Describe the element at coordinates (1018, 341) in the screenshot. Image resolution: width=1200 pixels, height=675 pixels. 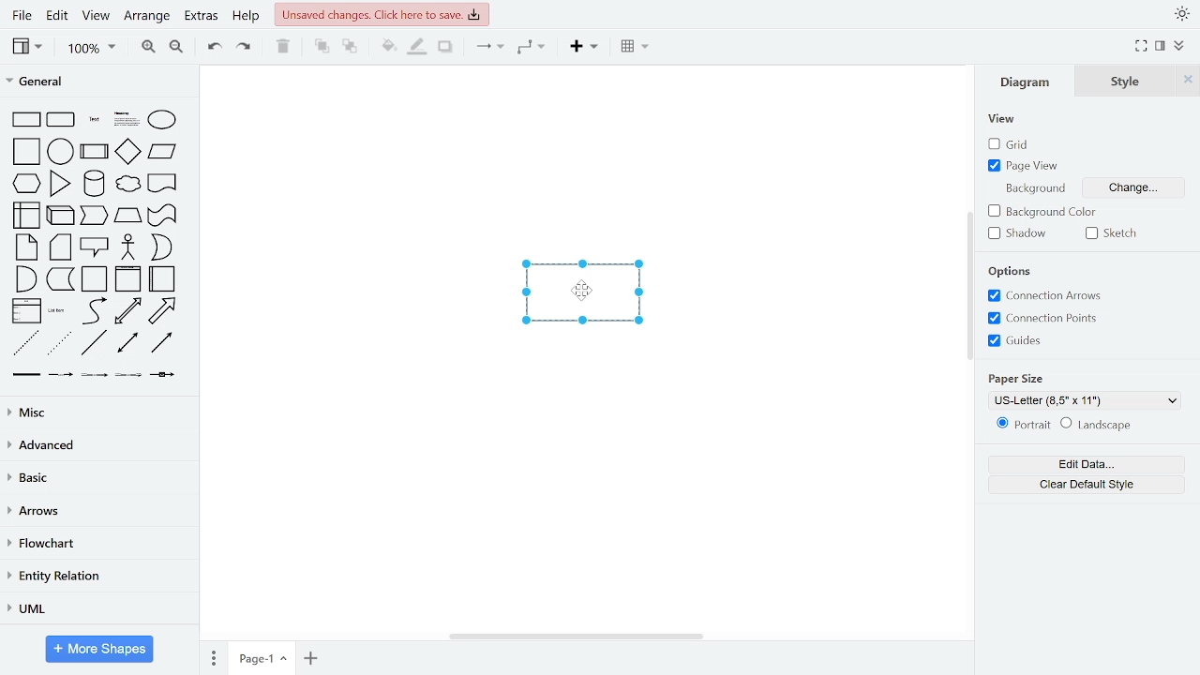
I see `guides` at that location.